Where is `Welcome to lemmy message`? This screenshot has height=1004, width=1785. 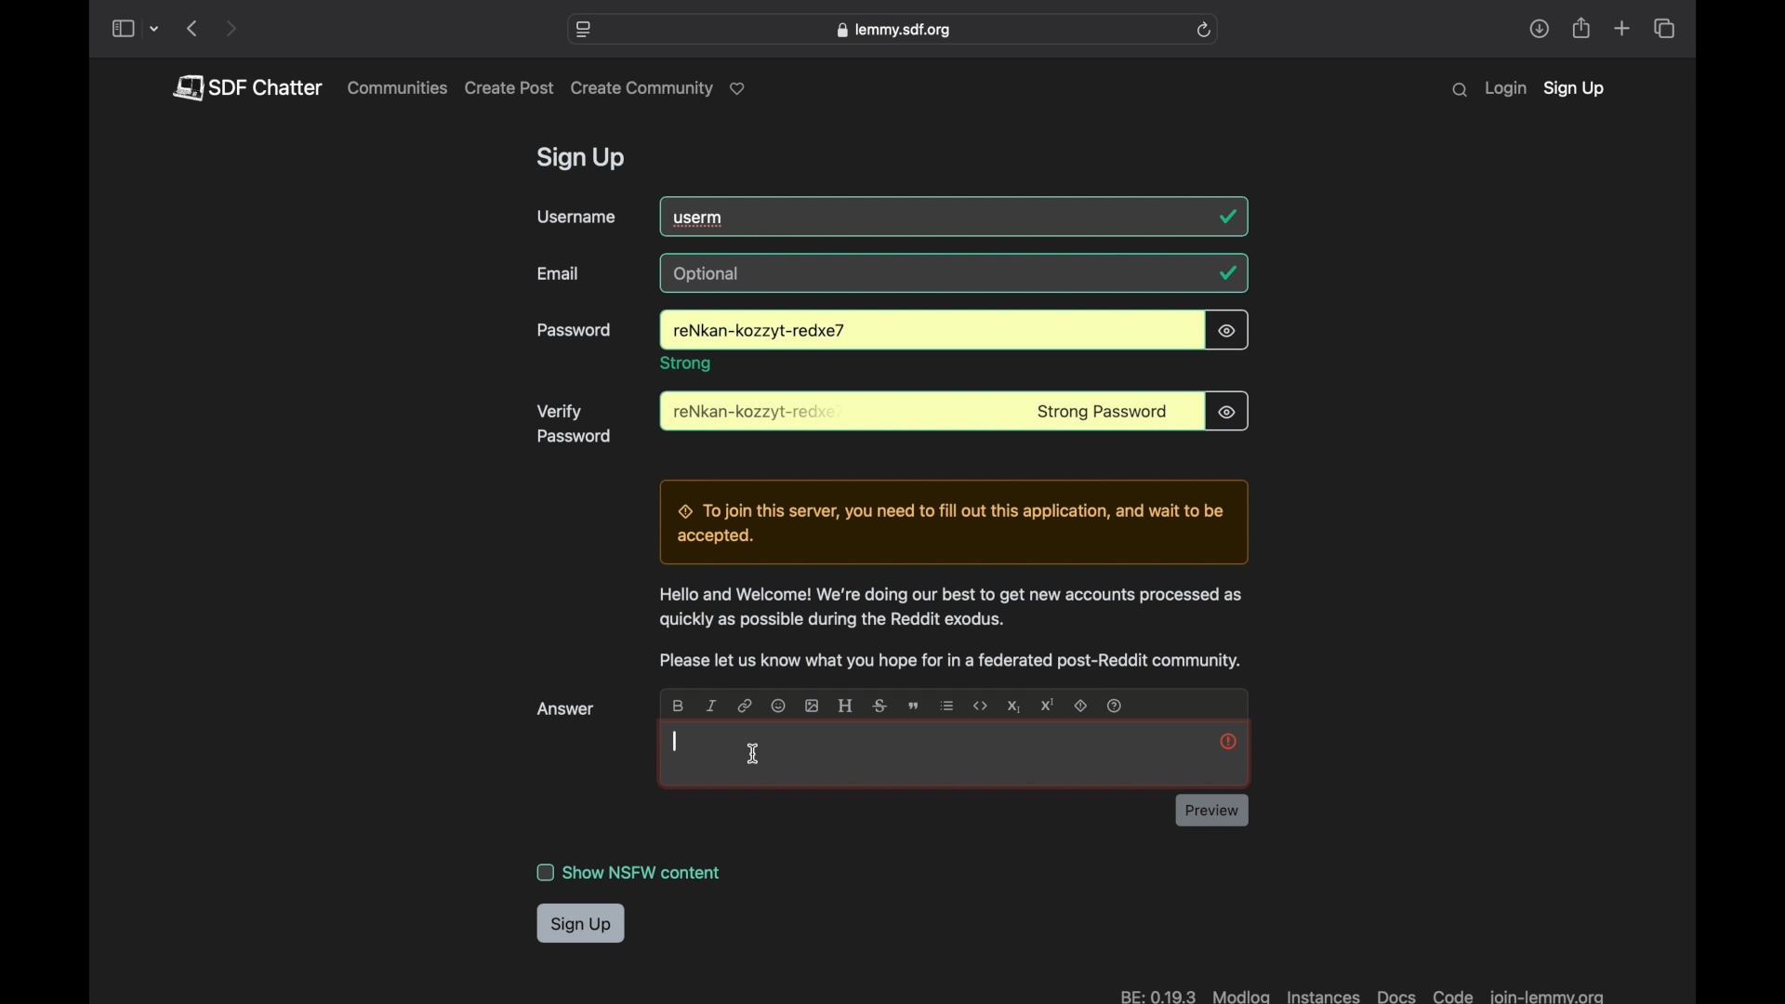
Welcome to lemmy message is located at coordinates (948, 608).